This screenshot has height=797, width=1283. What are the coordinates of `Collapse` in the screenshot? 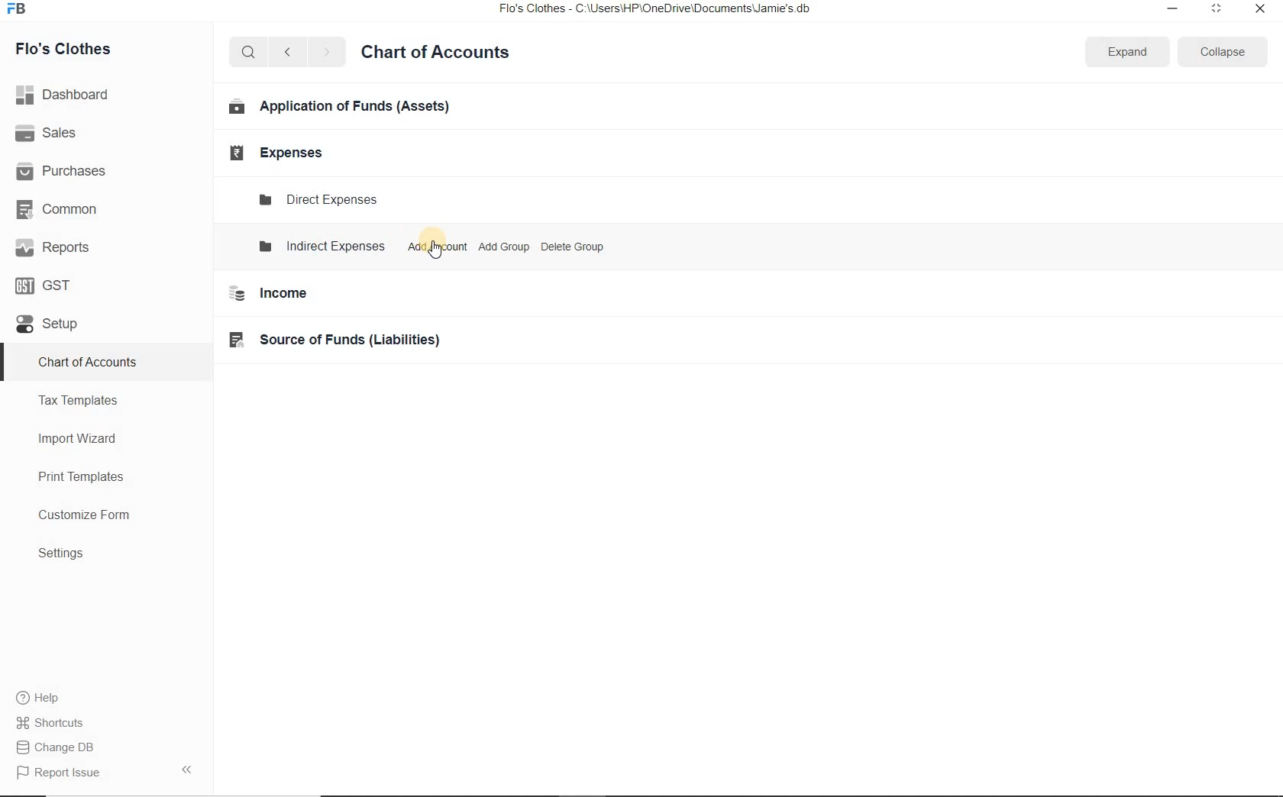 It's located at (1223, 51).